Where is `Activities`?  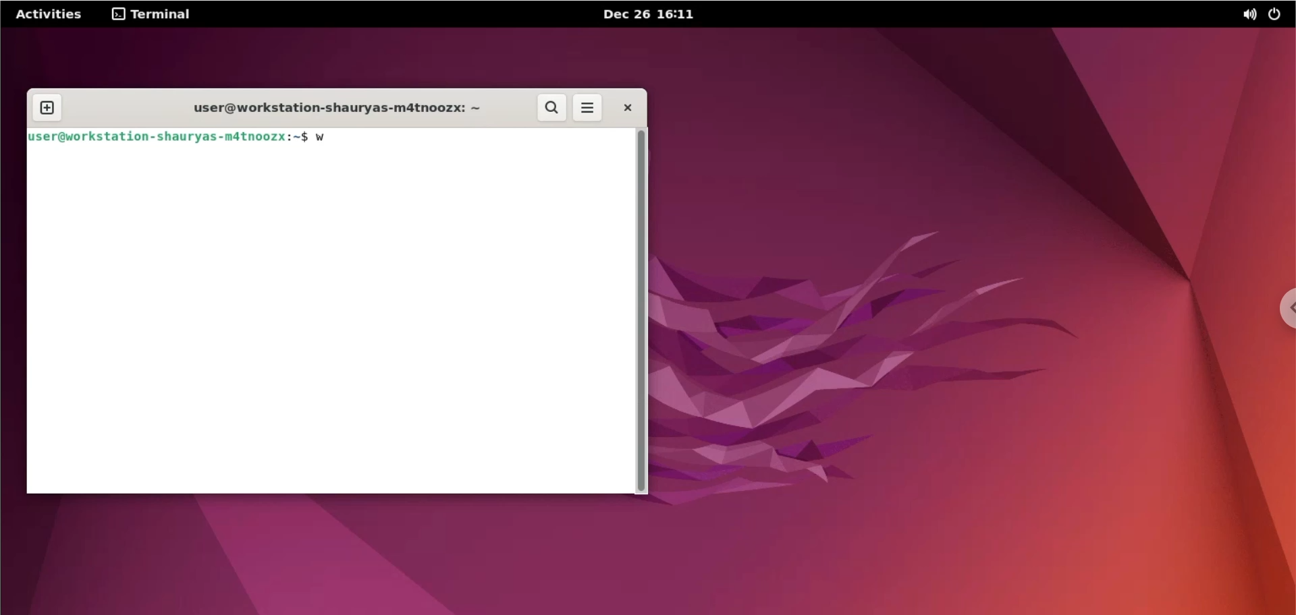 Activities is located at coordinates (50, 14).